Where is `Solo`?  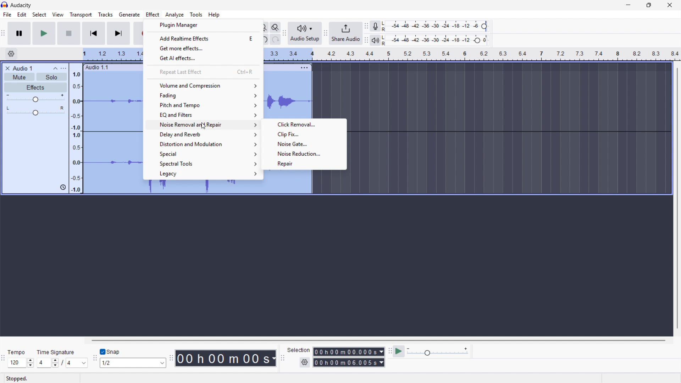
Solo is located at coordinates (52, 77).